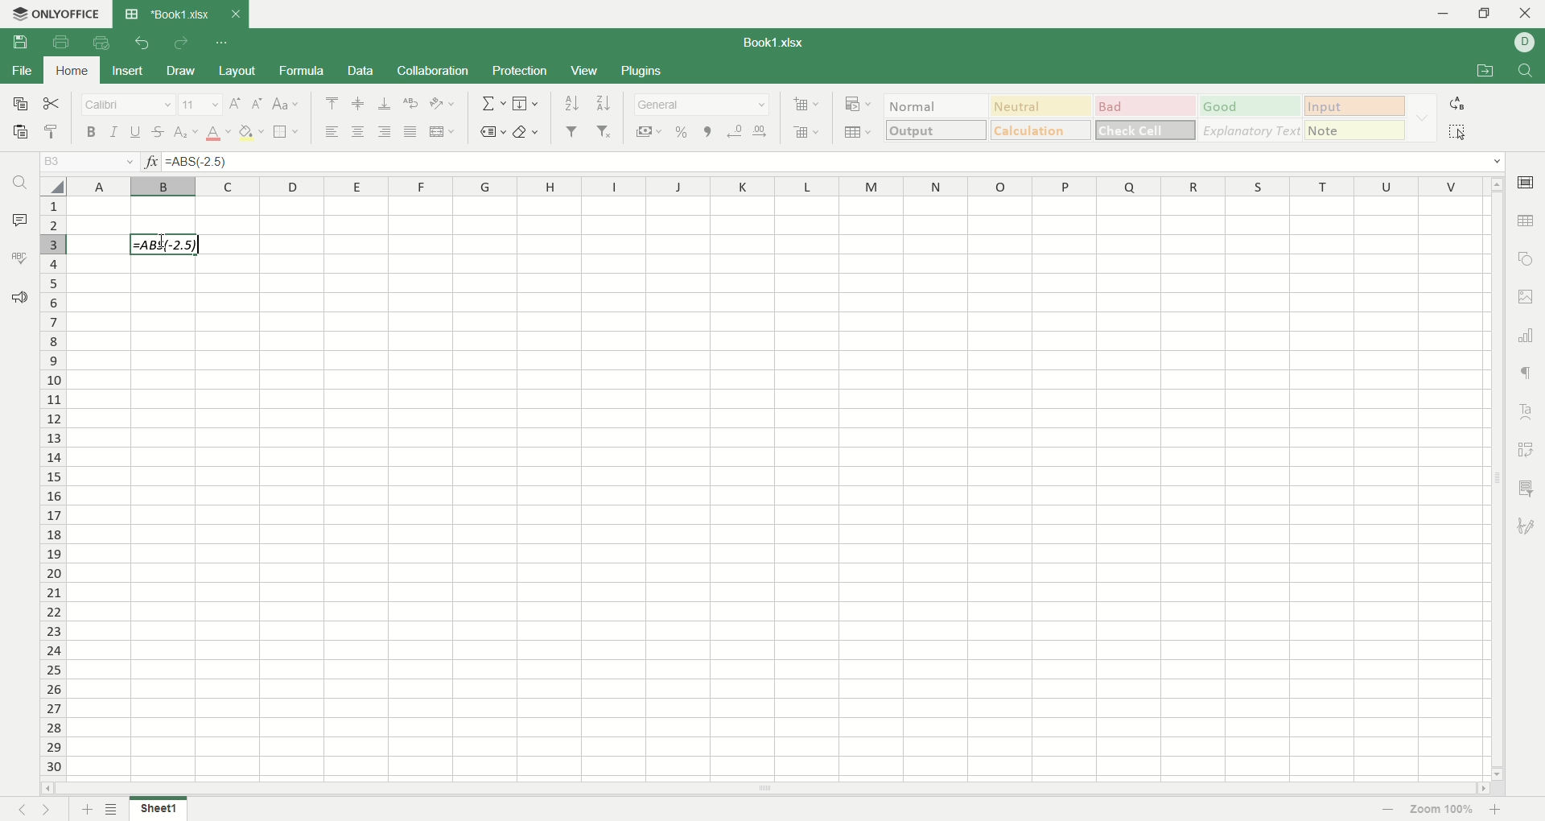 This screenshot has height=821, width=1545. I want to click on input line, so click(834, 163).